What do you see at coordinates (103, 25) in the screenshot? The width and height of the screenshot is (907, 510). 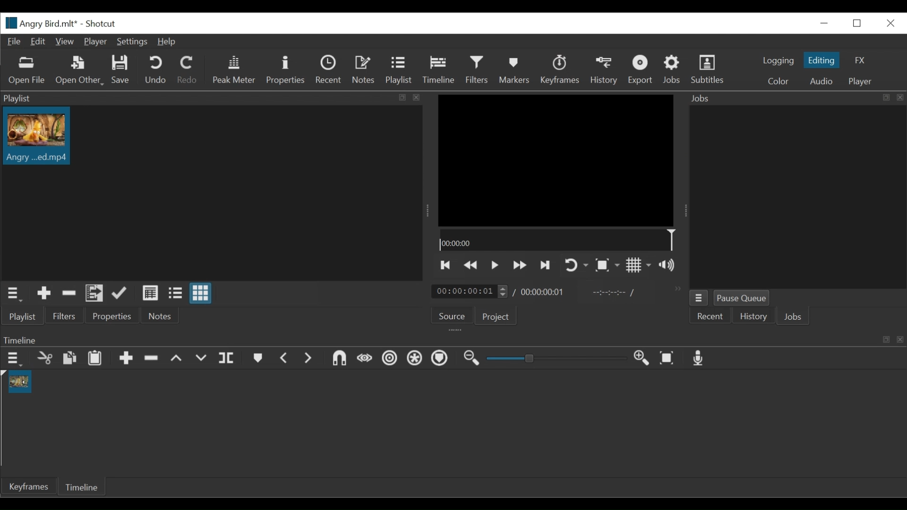 I see `Shotcut` at bounding box center [103, 25].